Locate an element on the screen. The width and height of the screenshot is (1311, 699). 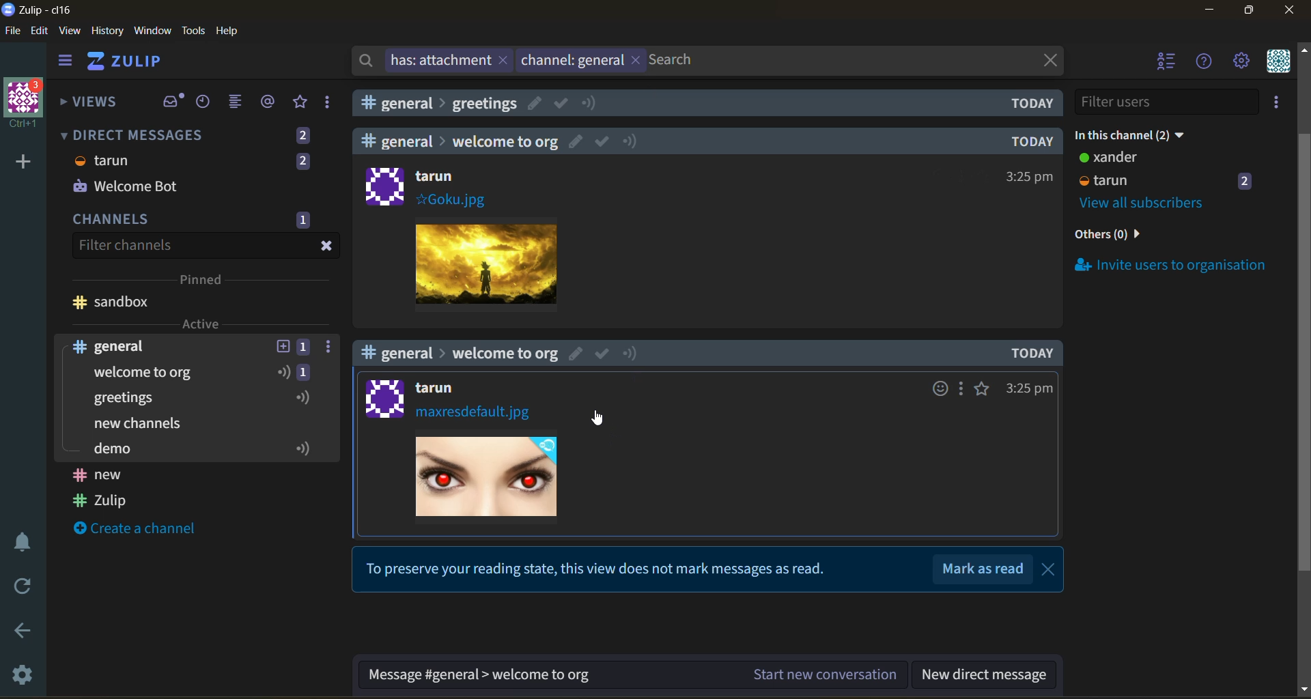
close is located at coordinates (1291, 10).